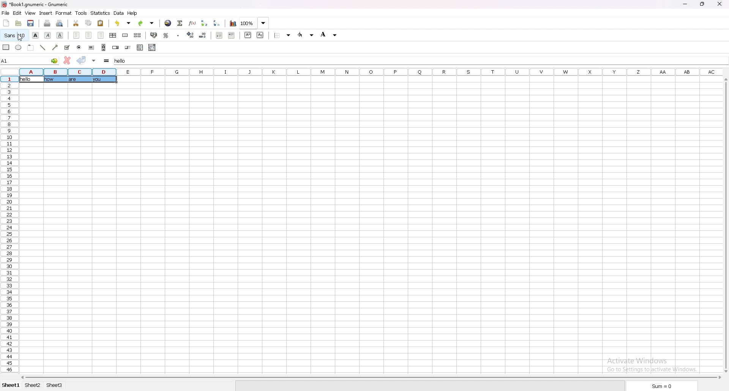 The height and width of the screenshot is (391, 729). Describe the element at coordinates (18, 47) in the screenshot. I see `ellipse` at that location.